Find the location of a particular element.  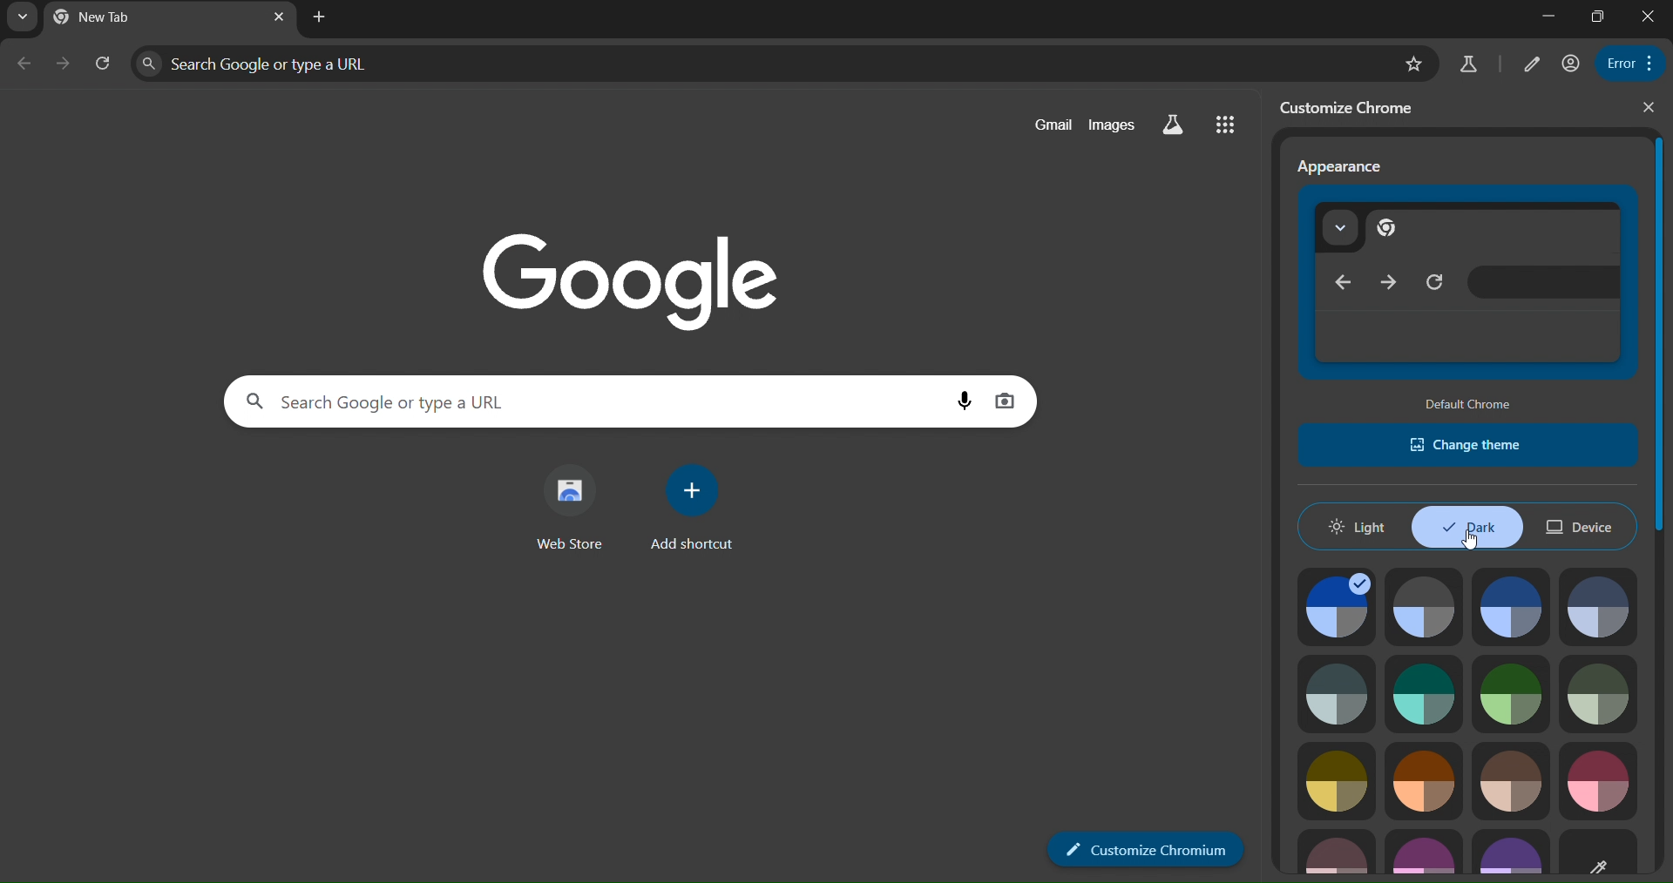

menu is located at coordinates (1624, 63).